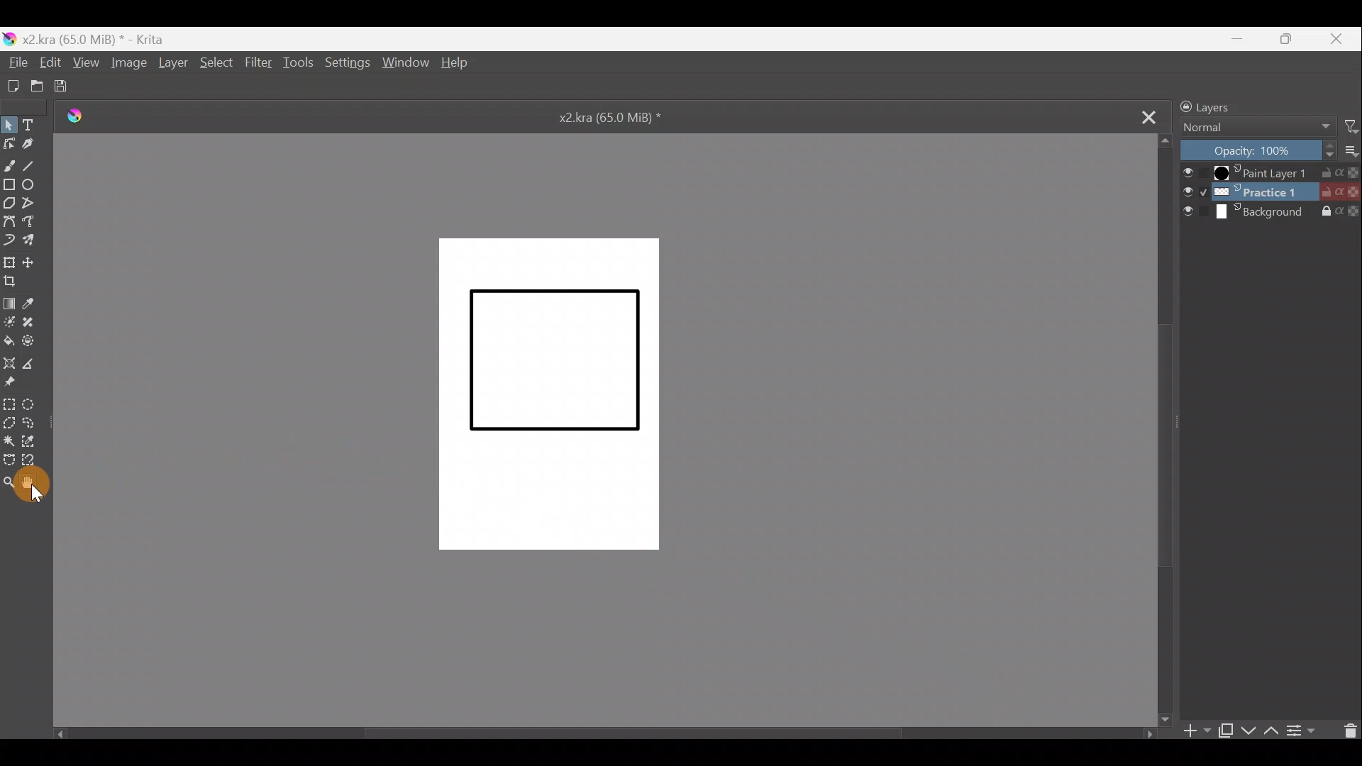 The height and width of the screenshot is (766, 1362). What do you see at coordinates (9, 238) in the screenshot?
I see `Dynamic brush tool` at bounding box center [9, 238].